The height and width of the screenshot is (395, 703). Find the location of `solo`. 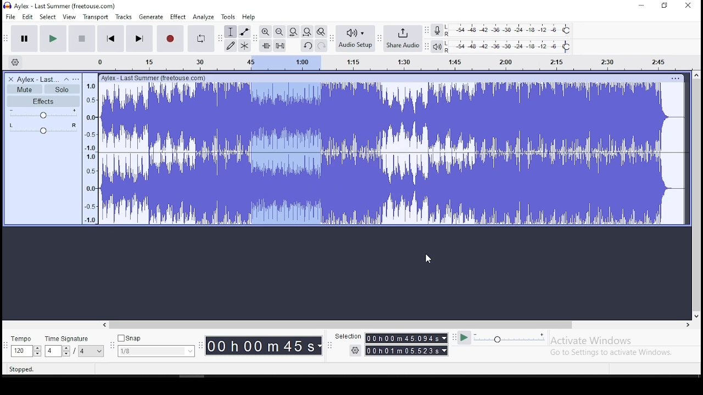

solo is located at coordinates (62, 89).